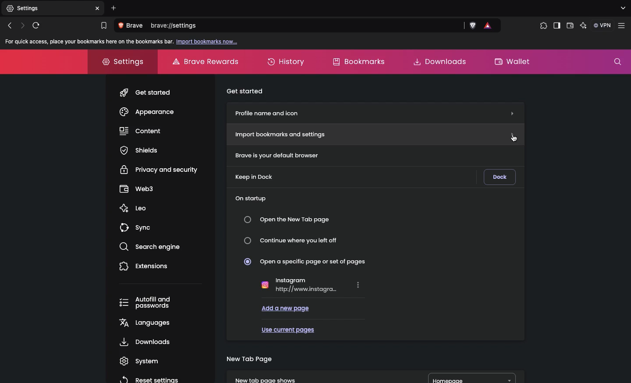  Describe the element at coordinates (358, 61) in the screenshot. I see `Bookmarks` at that location.